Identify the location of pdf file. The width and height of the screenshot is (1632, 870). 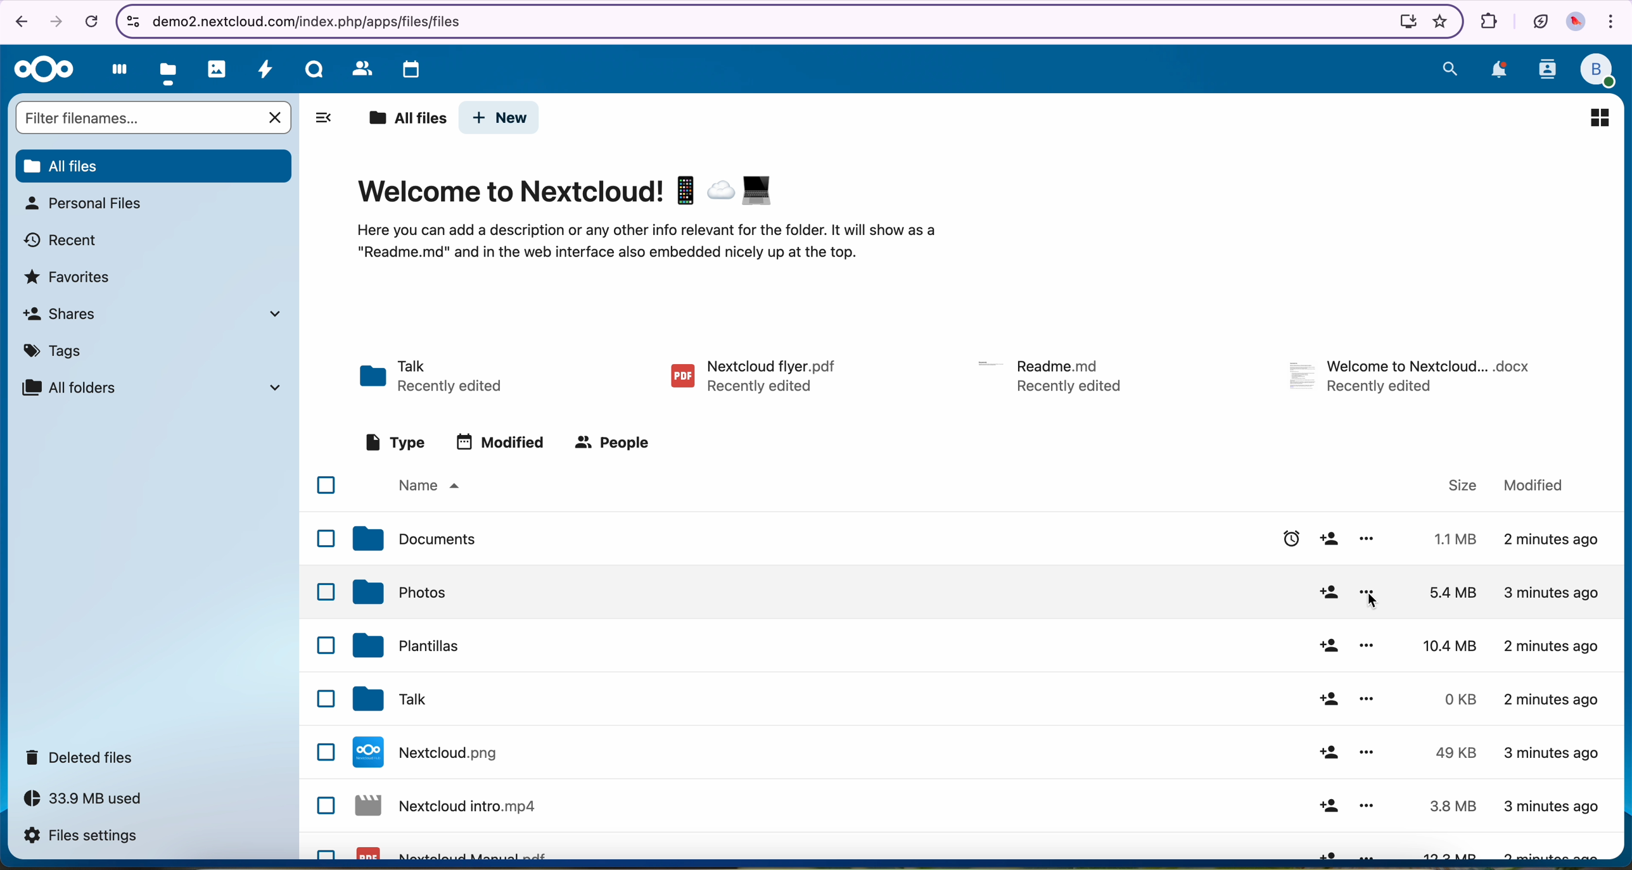
(753, 374).